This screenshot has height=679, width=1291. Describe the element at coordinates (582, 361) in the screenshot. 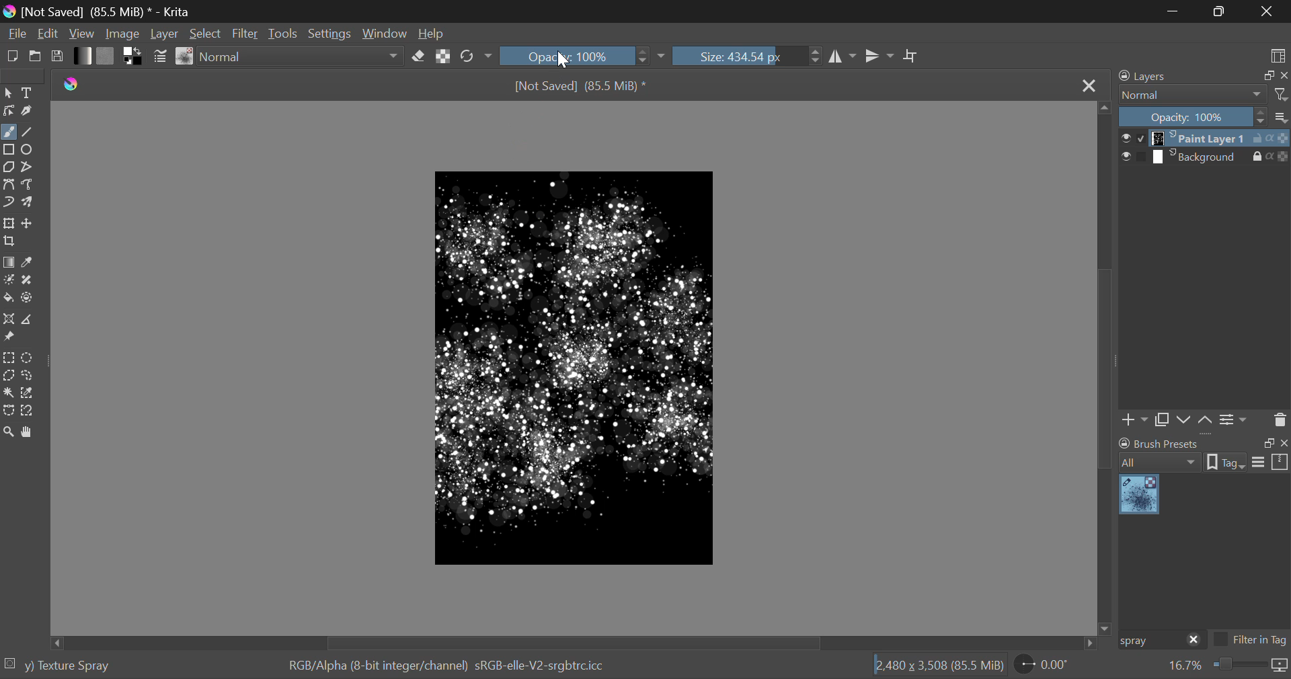

I see `Starry Effect Created with Spray Brush Tool` at that location.